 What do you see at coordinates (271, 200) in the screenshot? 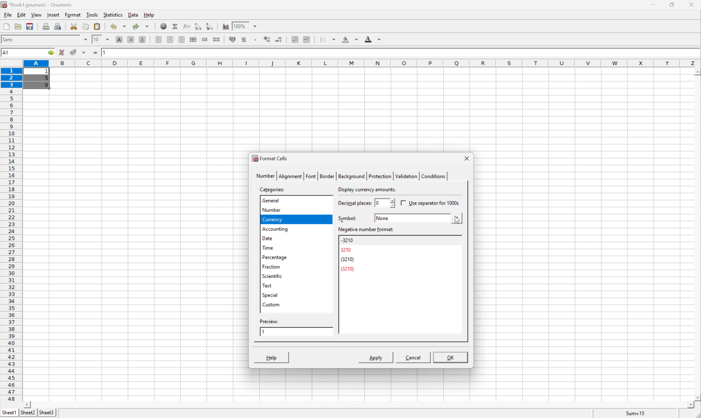
I see `general` at bounding box center [271, 200].